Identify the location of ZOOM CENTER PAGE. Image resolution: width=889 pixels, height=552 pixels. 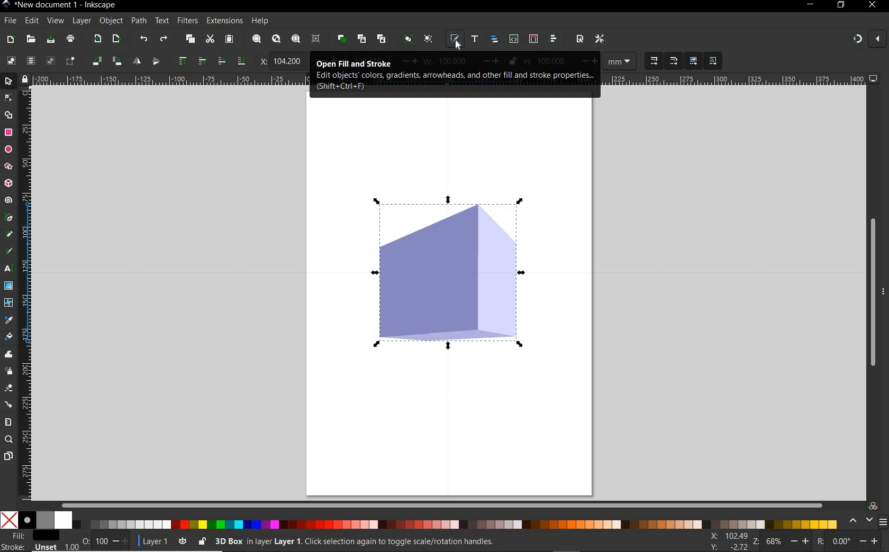
(316, 38).